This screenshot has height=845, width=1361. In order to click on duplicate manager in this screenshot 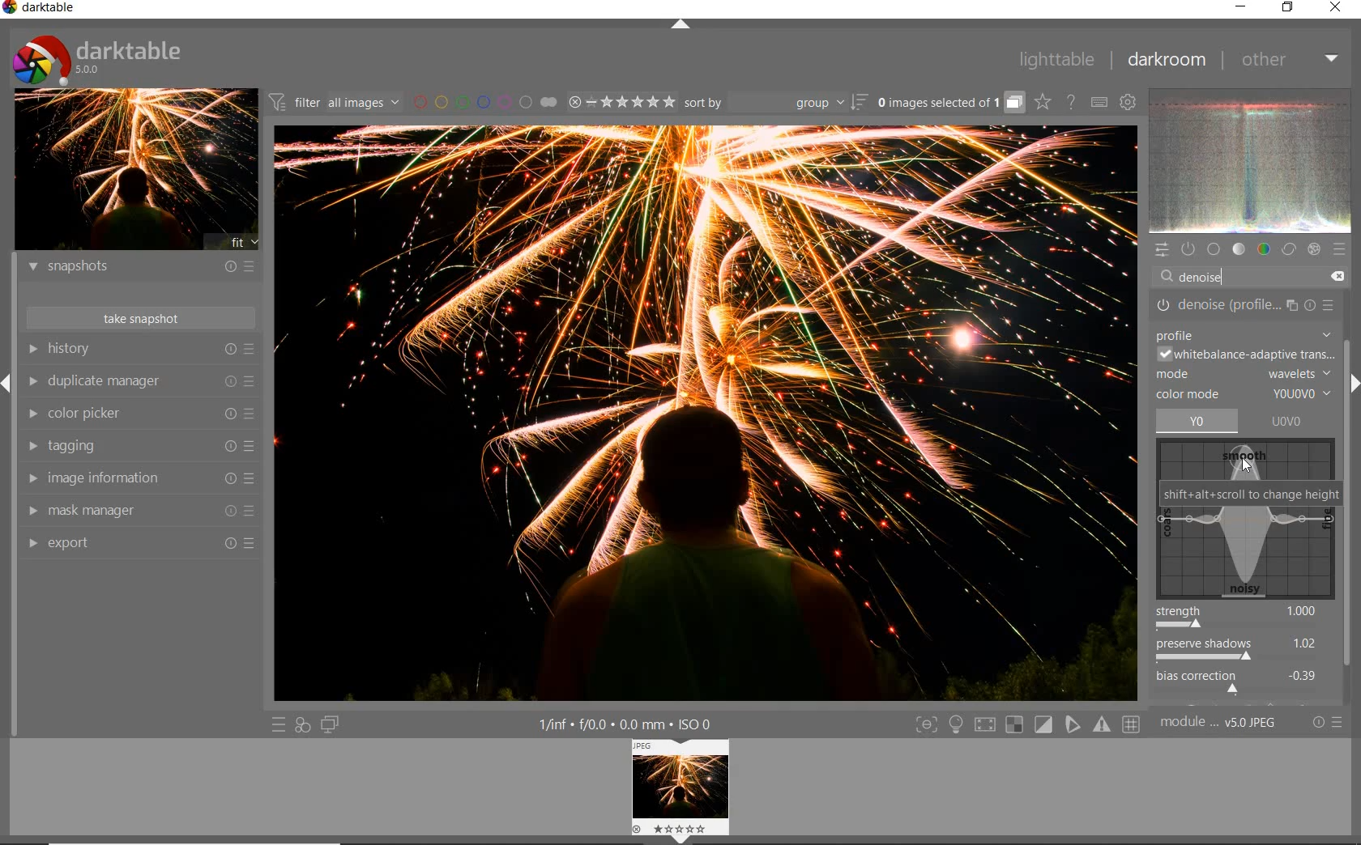, I will do `click(142, 381)`.